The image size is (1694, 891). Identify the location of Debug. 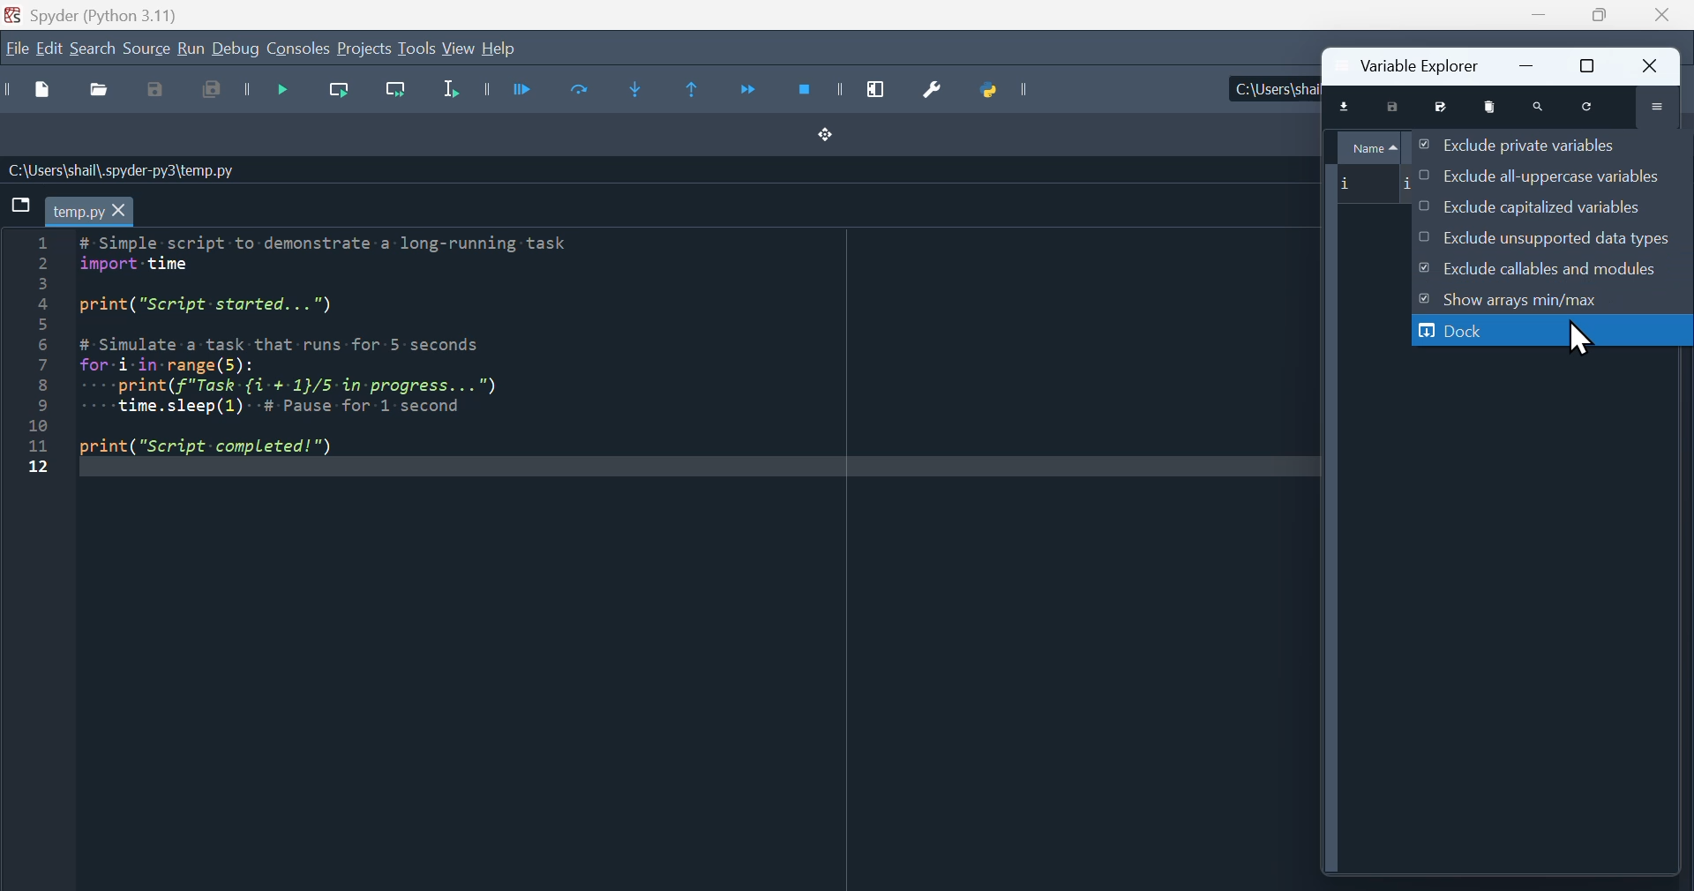
(236, 49).